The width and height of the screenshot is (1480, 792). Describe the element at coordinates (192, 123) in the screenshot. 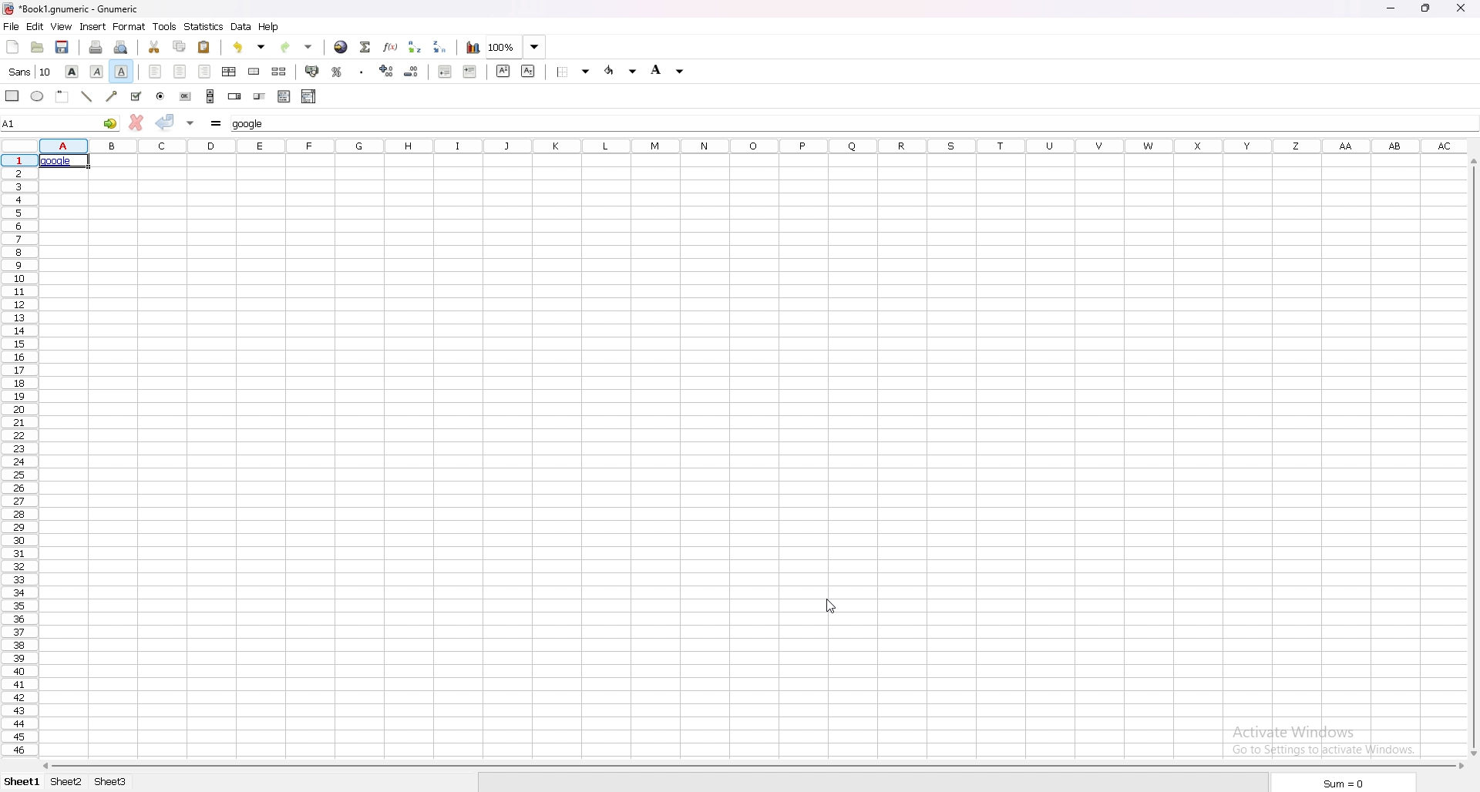

I see `accept changes in multple cell` at that location.